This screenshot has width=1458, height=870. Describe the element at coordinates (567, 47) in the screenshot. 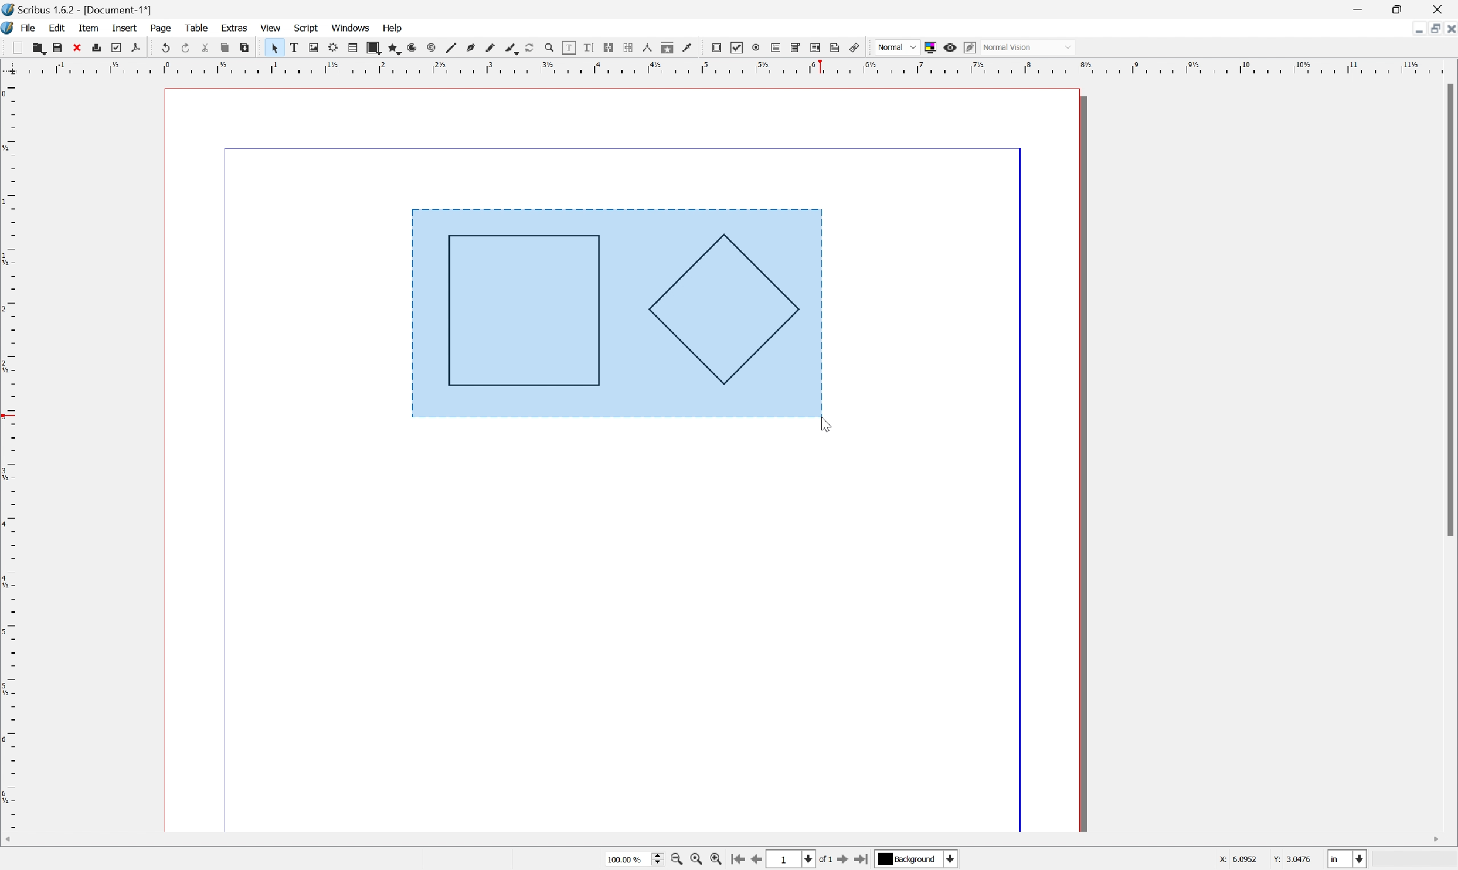

I see `edit contents of frame` at that location.